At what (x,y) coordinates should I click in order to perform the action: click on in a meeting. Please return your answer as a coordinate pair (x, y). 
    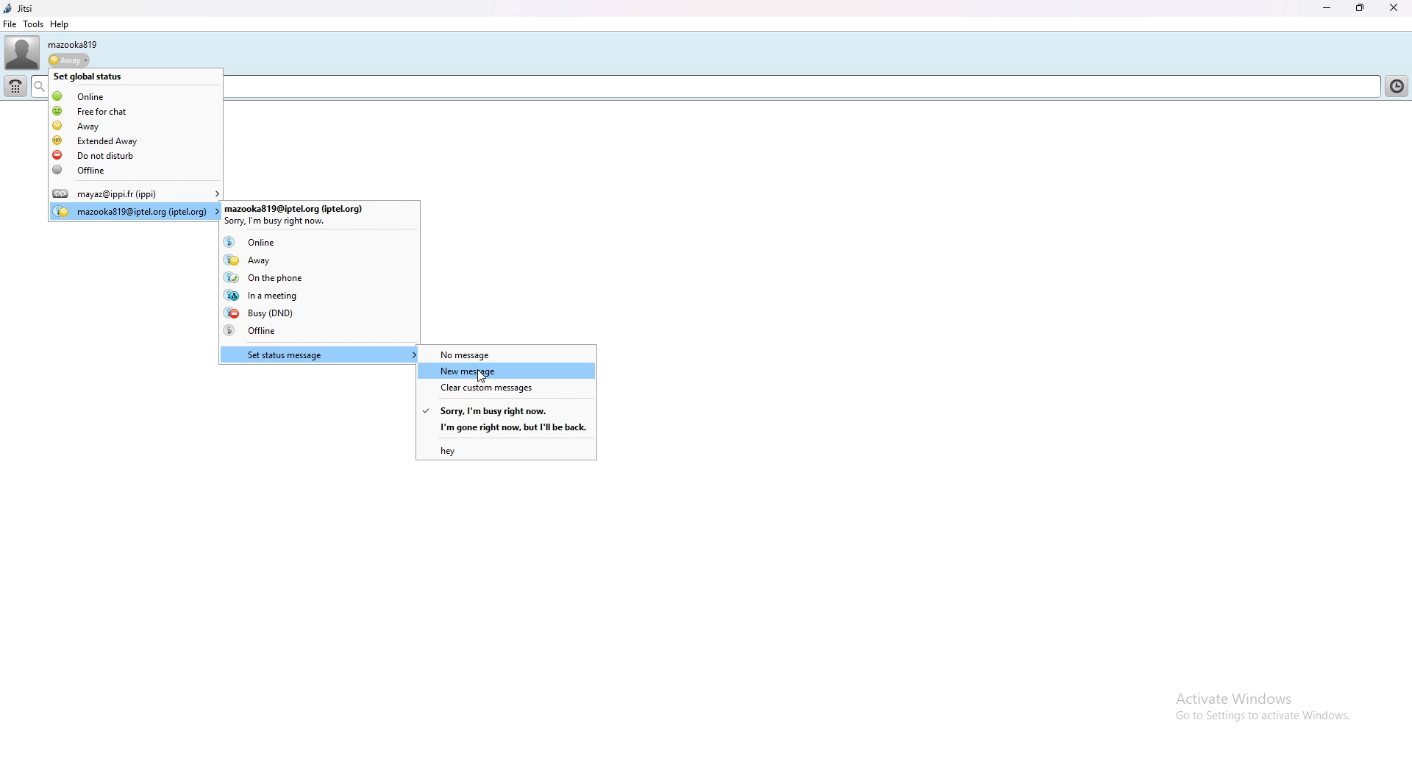
    Looking at the image, I should click on (320, 295).